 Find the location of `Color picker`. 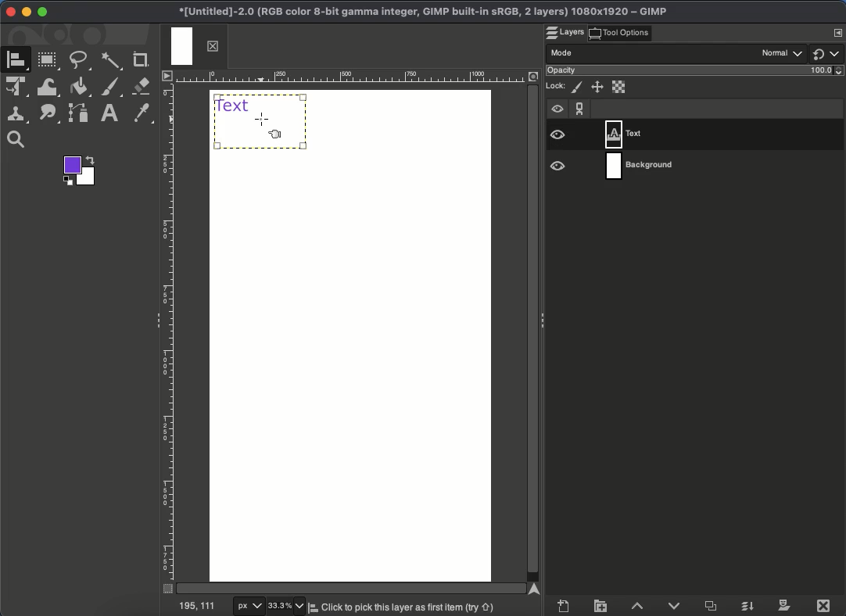

Color picker is located at coordinates (145, 114).